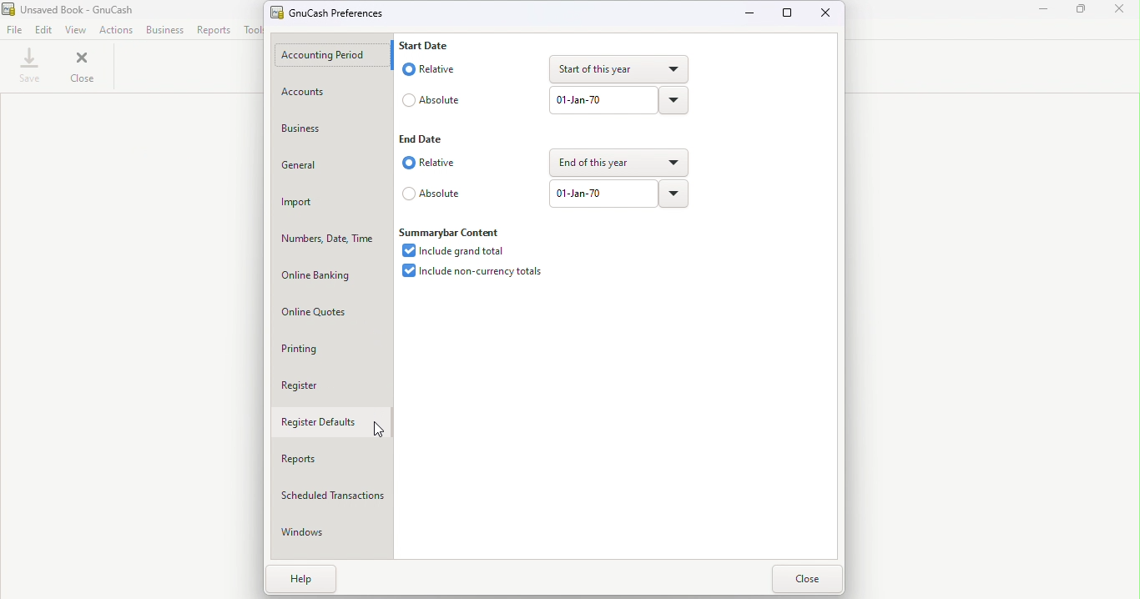 This screenshot has width=1140, height=599. What do you see at coordinates (331, 385) in the screenshot?
I see `Register` at bounding box center [331, 385].